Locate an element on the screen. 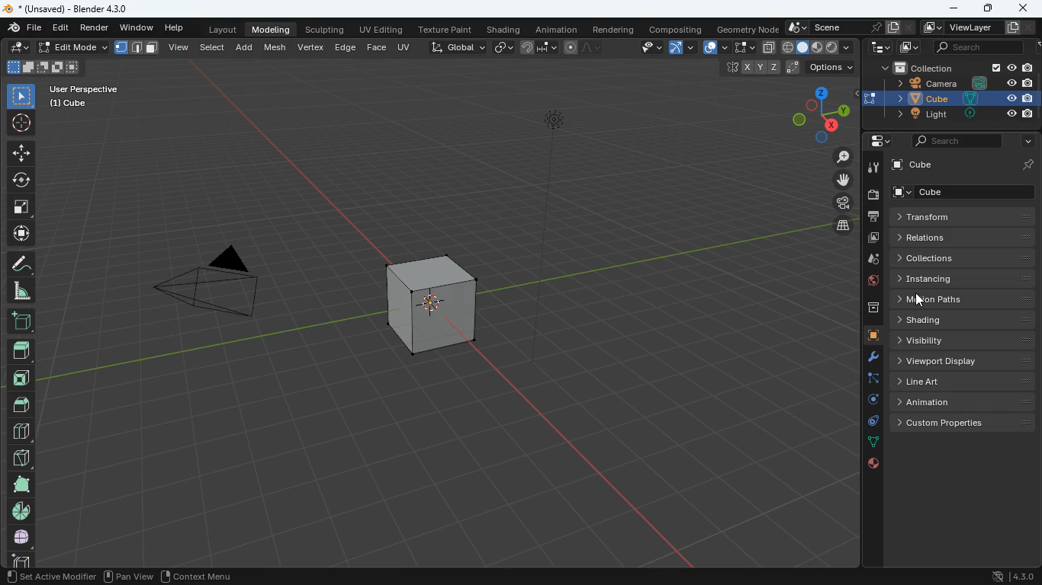  viewport display is located at coordinates (967, 359).